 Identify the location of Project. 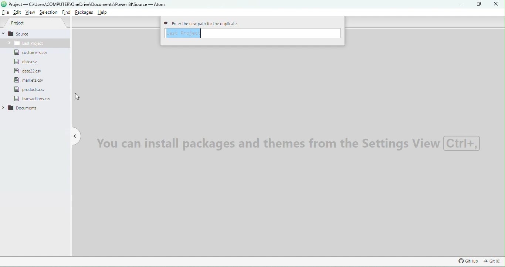
(36, 23).